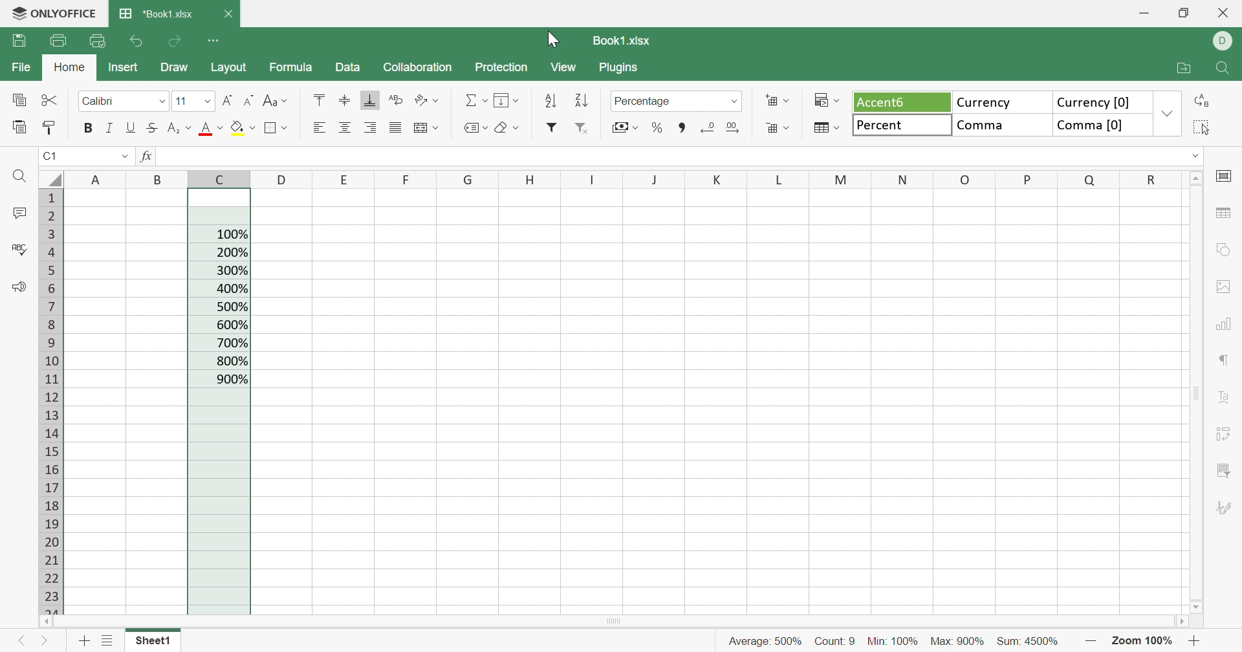 This screenshot has height=652, width=1242. I want to click on Currency(0), so click(1104, 103).